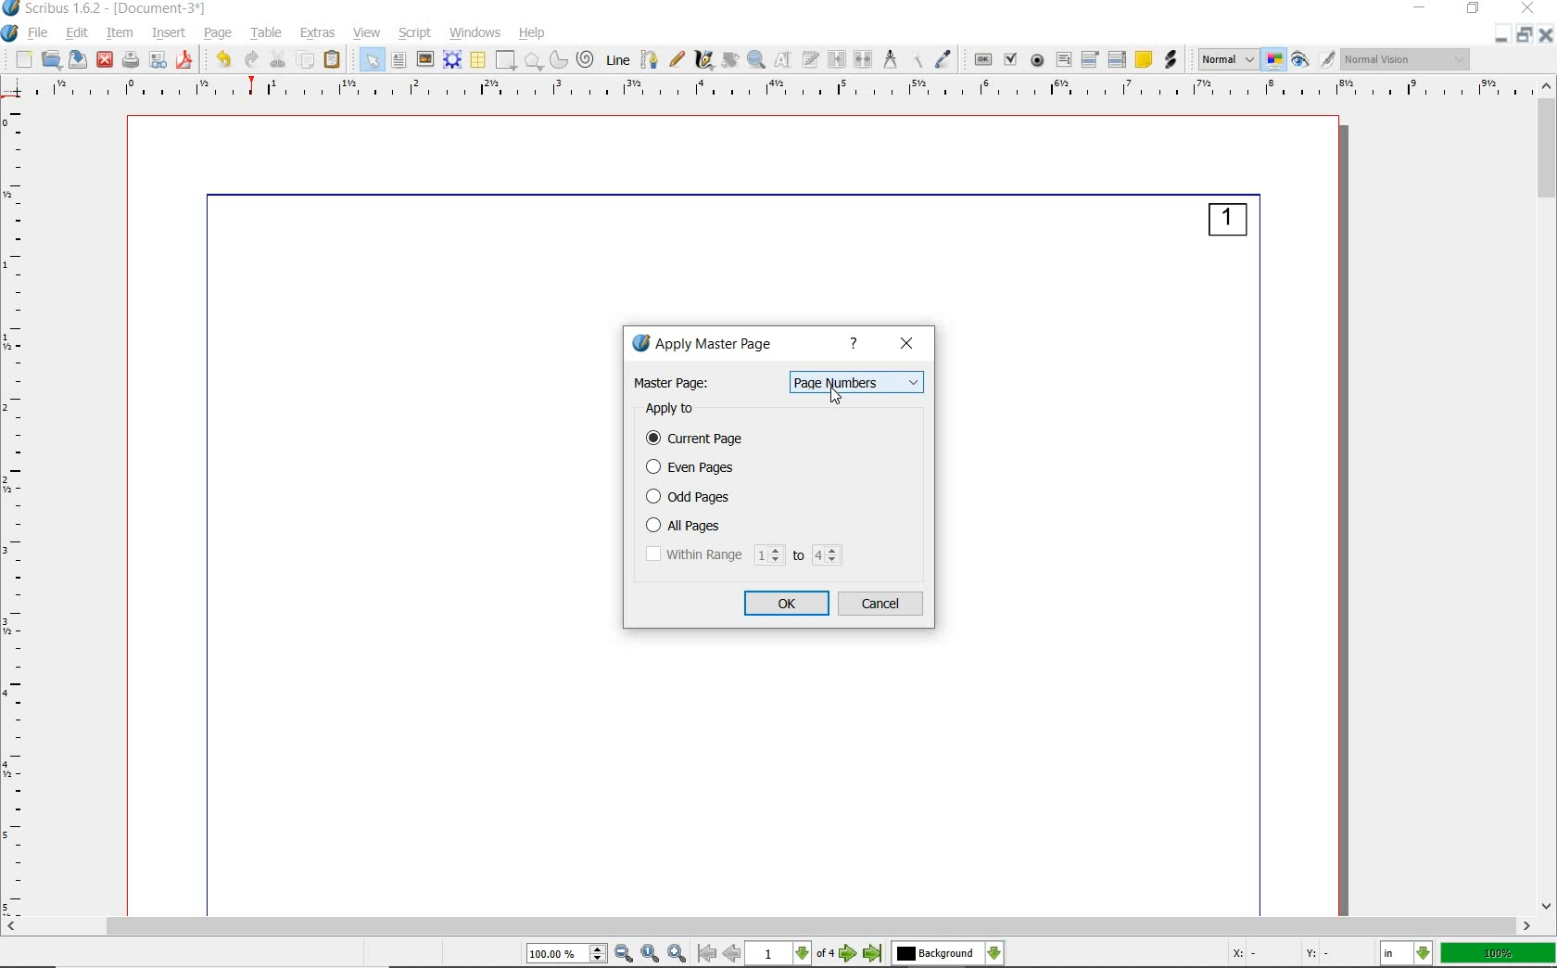  I want to click on select image preview mode, so click(1226, 61).